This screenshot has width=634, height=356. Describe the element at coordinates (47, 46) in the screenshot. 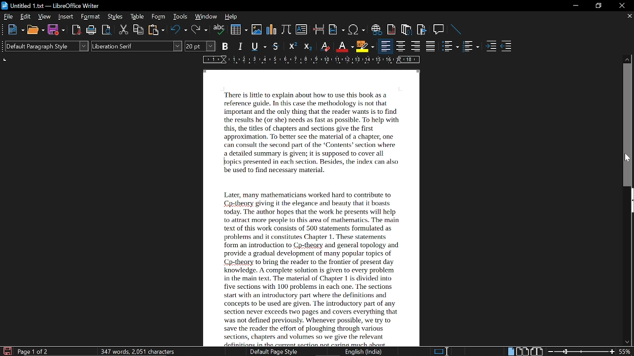

I see `paragraph style` at that location.